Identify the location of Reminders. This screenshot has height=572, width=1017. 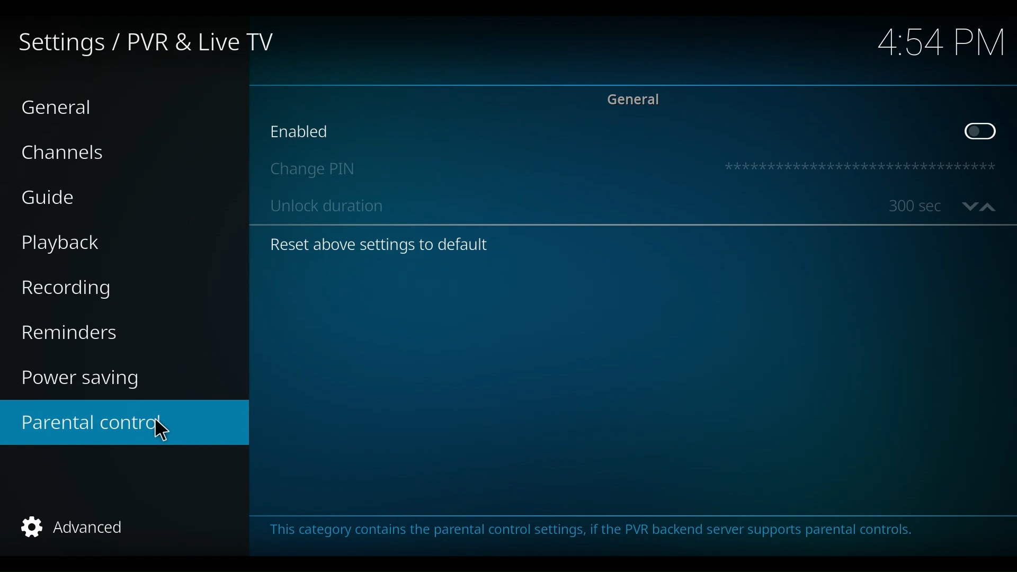
(72, 333).